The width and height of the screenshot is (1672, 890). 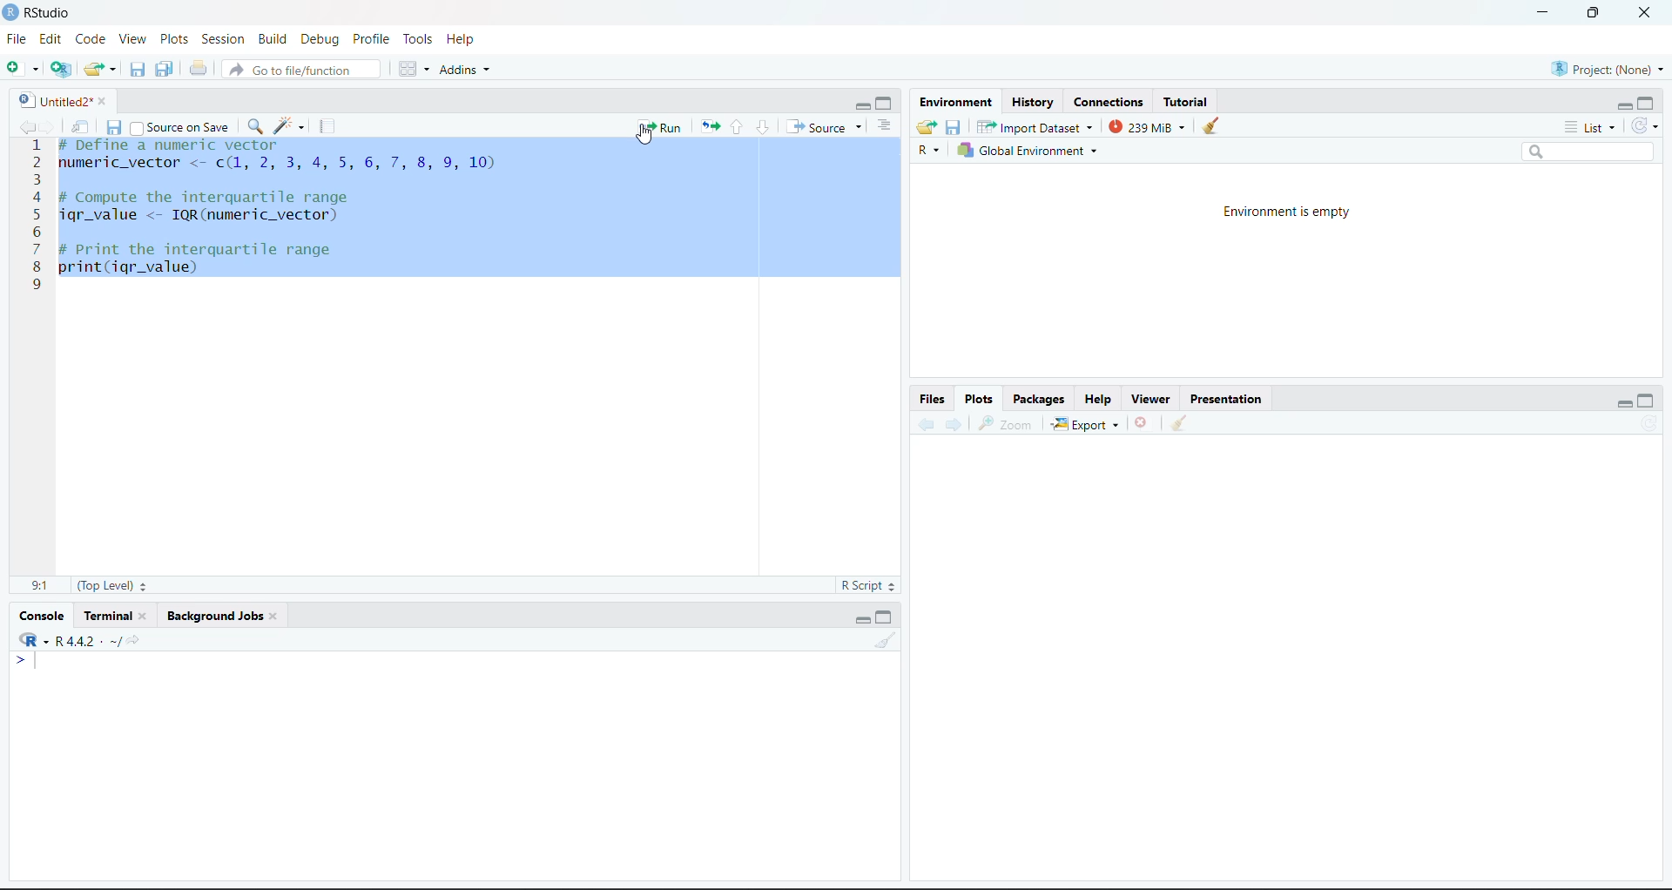 I want to click on Maximize/Restore, so click(x=1593, y=13).